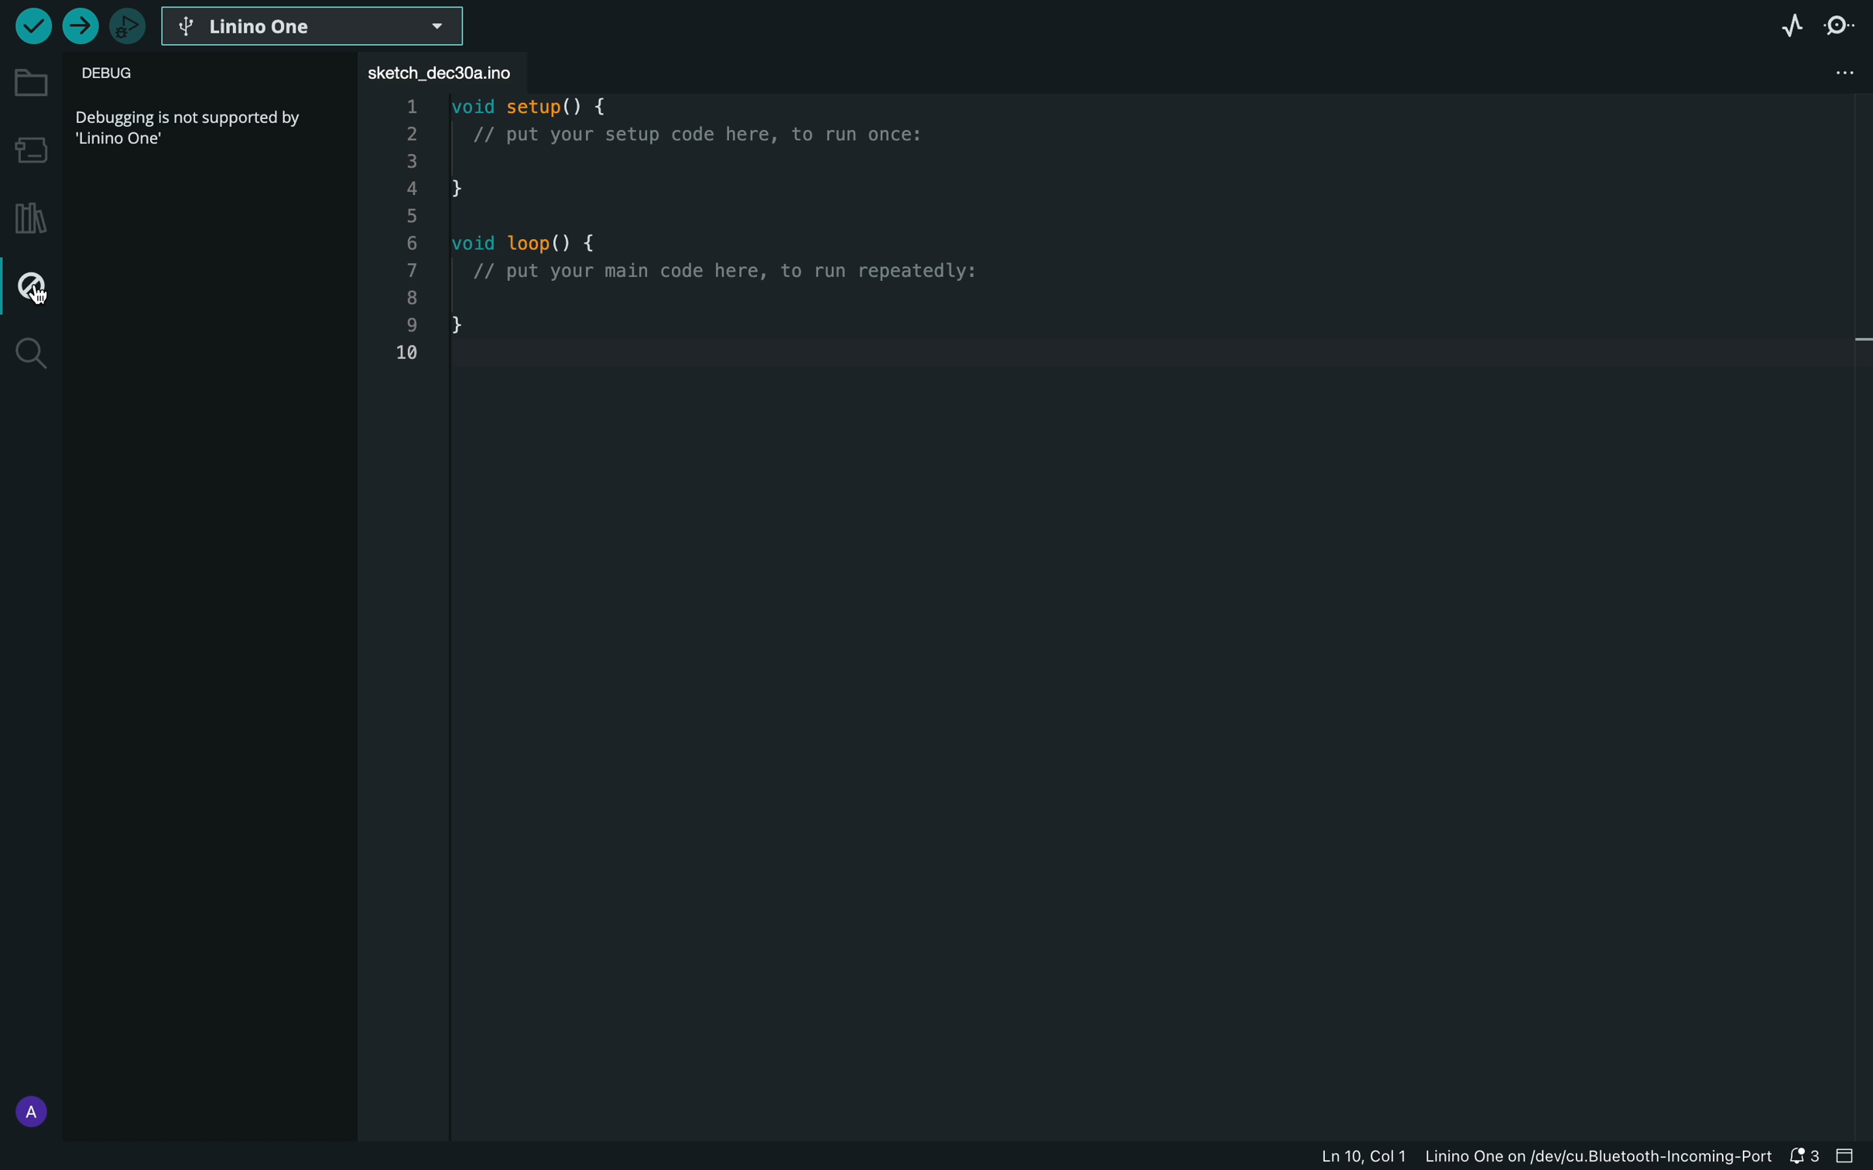 This screenshot has height=1170, width=1873. What do you see at coordinates (130, 74) in the screenshot?
I see `debug` at bounding box center [130, 74].